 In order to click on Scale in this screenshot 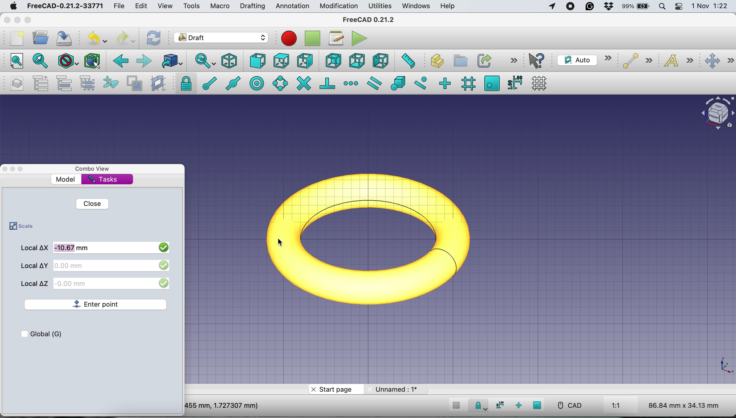, I will do `click(725, 366)`.